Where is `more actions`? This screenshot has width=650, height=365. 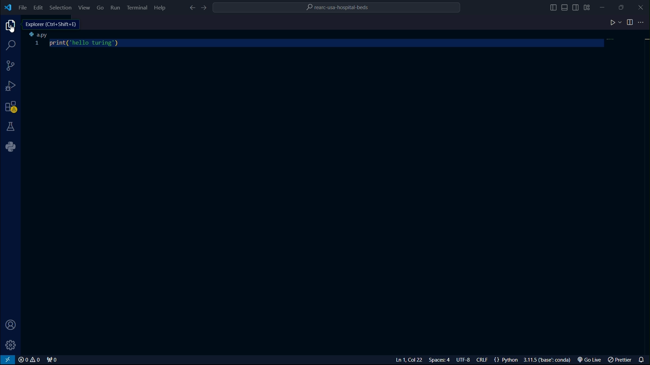 more actions is located at coordinates (643, 22).